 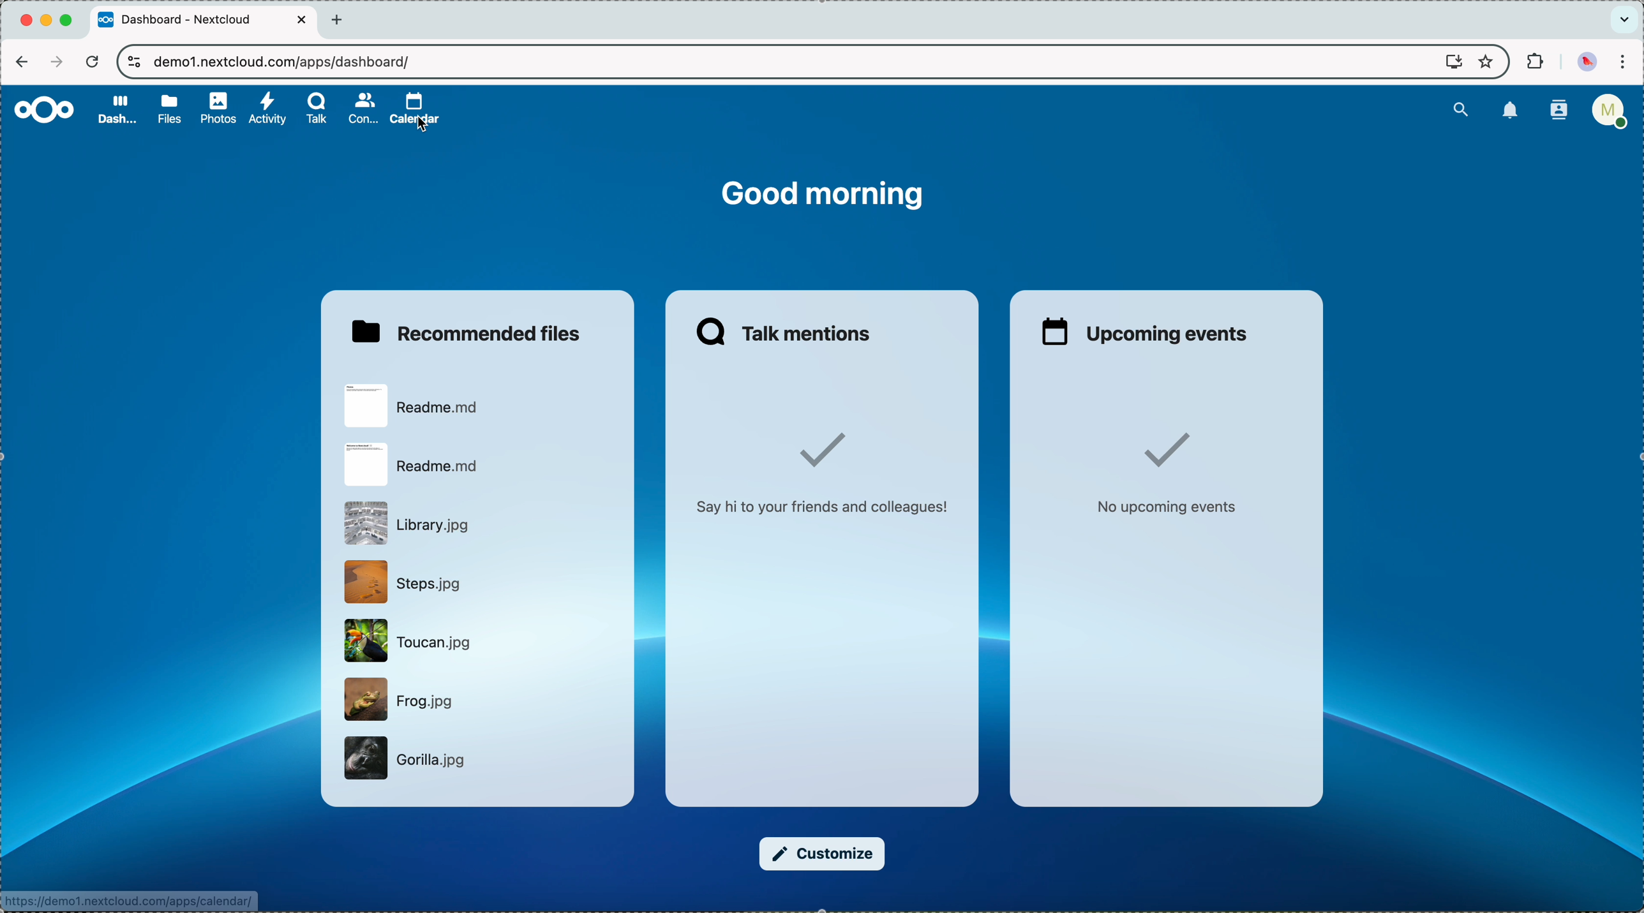 What do you see at coordinates (1144, 330) in the screenshot?
I see `upcoming events` at bounding box center [1144, 330].